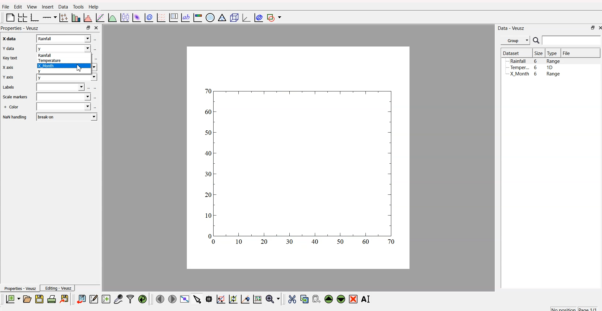 The image size is (602, 311). What do you see at coordinates (65, 298) in the screenshot?
I see `export to graphics format` at bounding box center [65, 298].